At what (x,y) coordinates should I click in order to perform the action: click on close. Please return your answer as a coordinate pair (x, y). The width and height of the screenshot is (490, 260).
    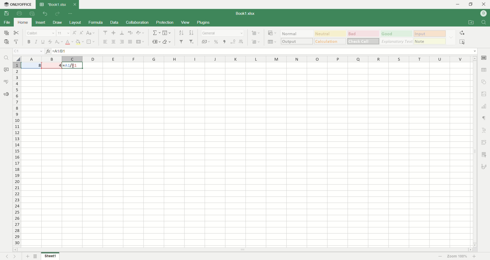
    Looking at the image, I should click on (75, 5).